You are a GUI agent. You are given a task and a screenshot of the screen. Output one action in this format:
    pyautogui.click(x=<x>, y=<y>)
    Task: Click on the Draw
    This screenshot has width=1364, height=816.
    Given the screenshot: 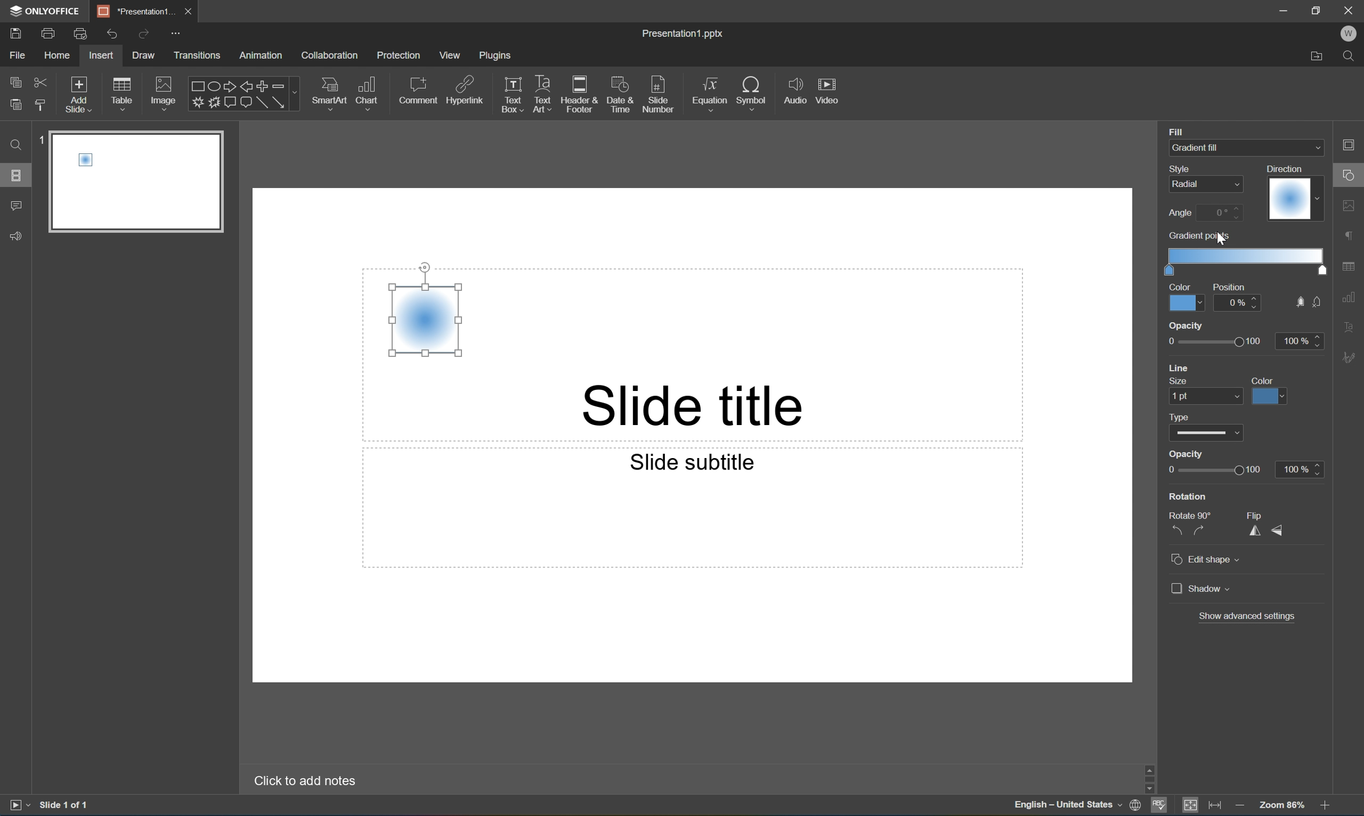 What is the action you would take?
    pyautogui.click(x=145, y=55)
    